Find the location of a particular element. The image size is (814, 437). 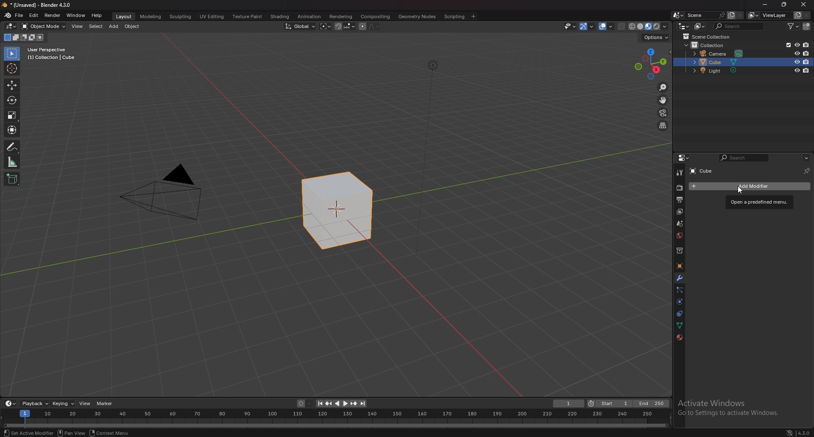

modes is located at coordinates (24, 37).